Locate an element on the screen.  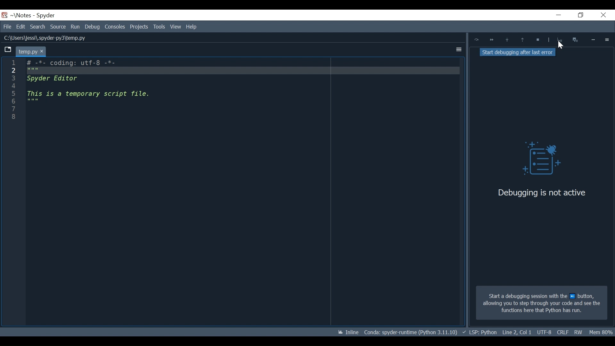
Stop debugging after last error tooltip is located at coordinates (518, 53).